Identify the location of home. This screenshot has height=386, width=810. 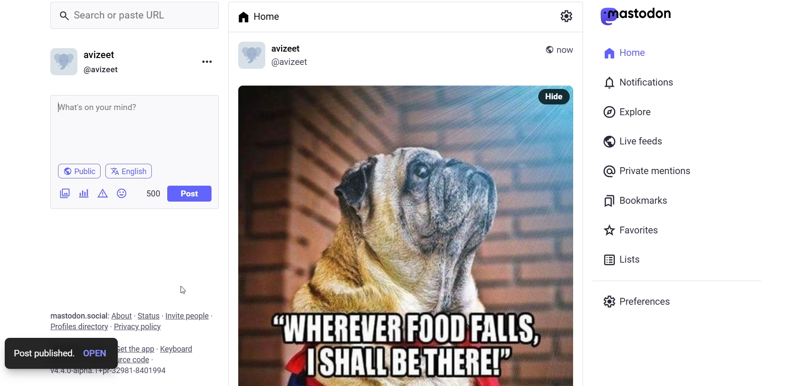
(258, 15).